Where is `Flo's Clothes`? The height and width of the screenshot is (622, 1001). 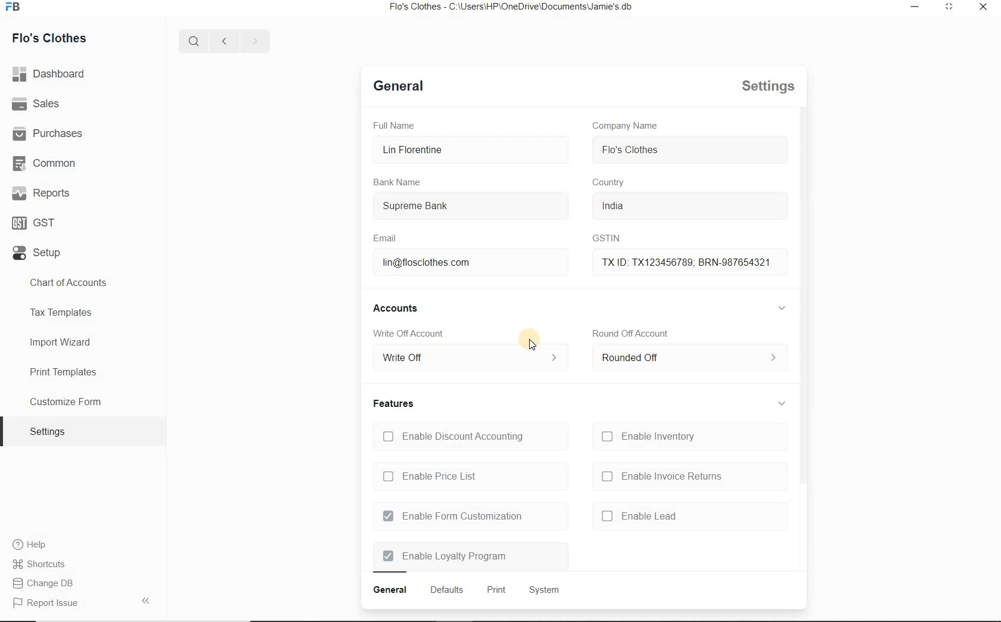 Flo's Clothes is located at coordinates (690, 151).